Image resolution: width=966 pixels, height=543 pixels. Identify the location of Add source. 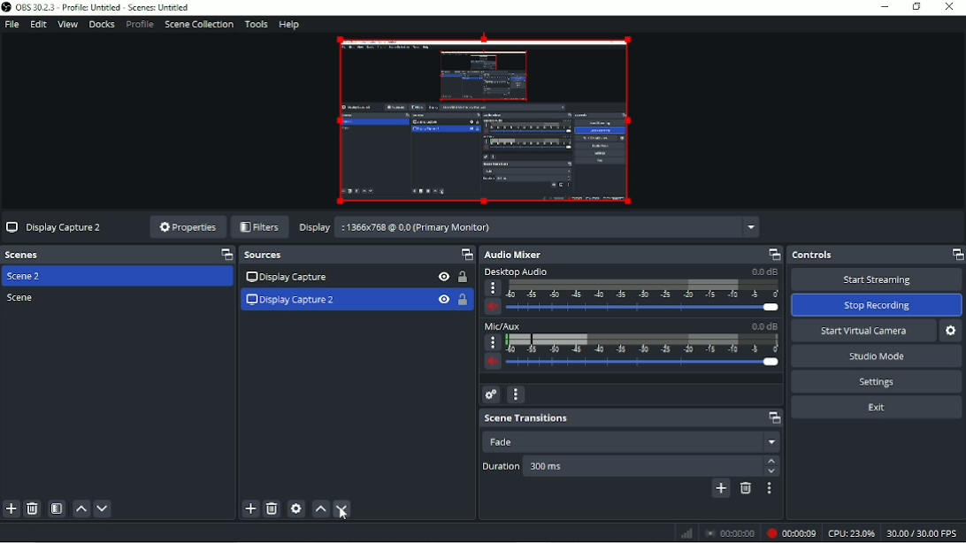
(249, 508).